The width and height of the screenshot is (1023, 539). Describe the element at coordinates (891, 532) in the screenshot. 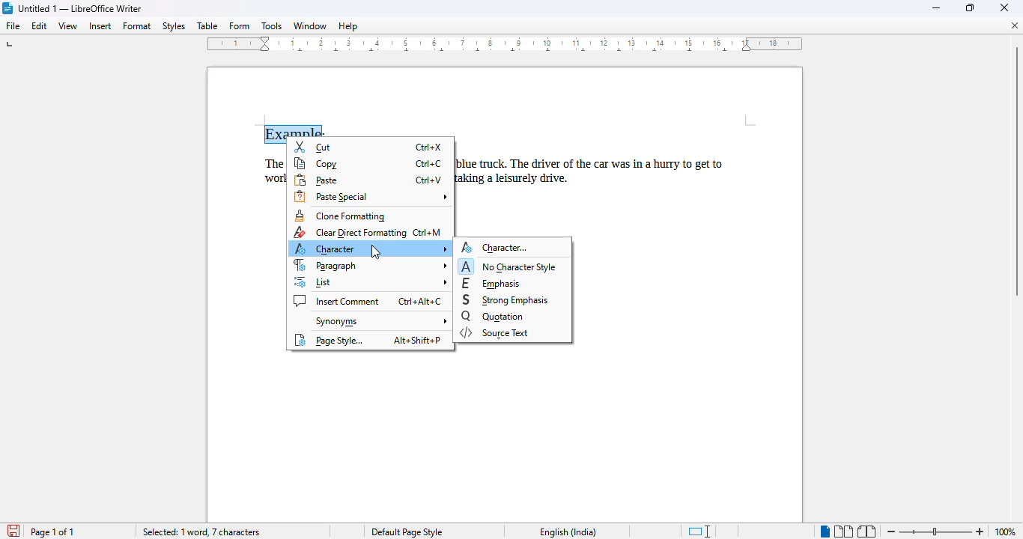

I see `zoom out` at that location.